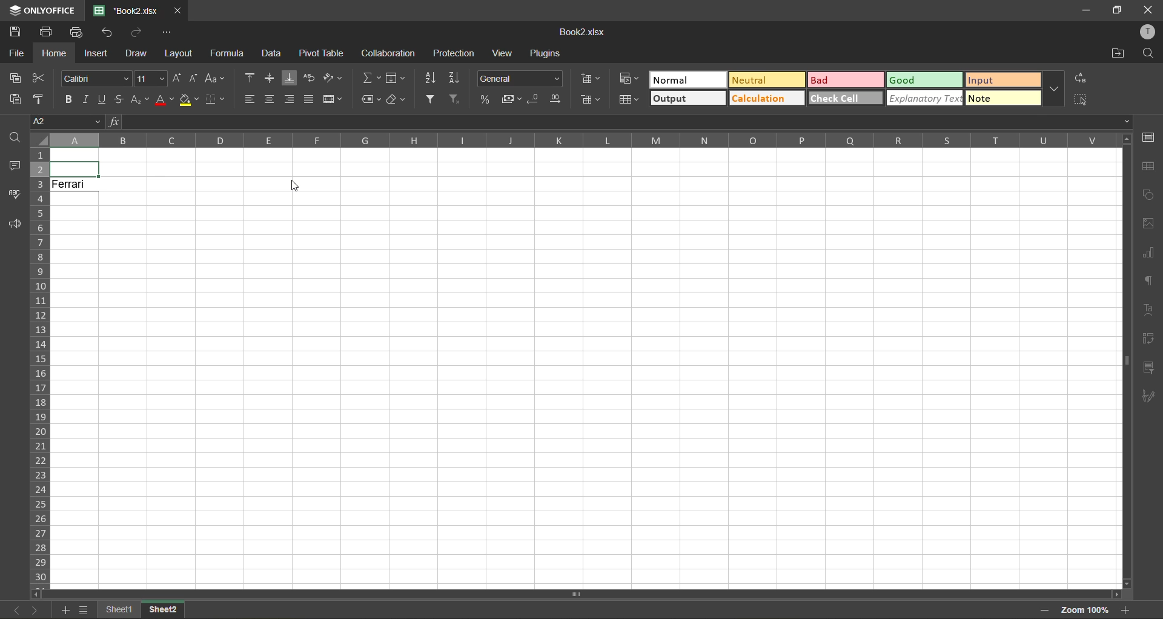 The image size is (1163, 619). I want to click on Book2.xlsx, so click(585, 32).